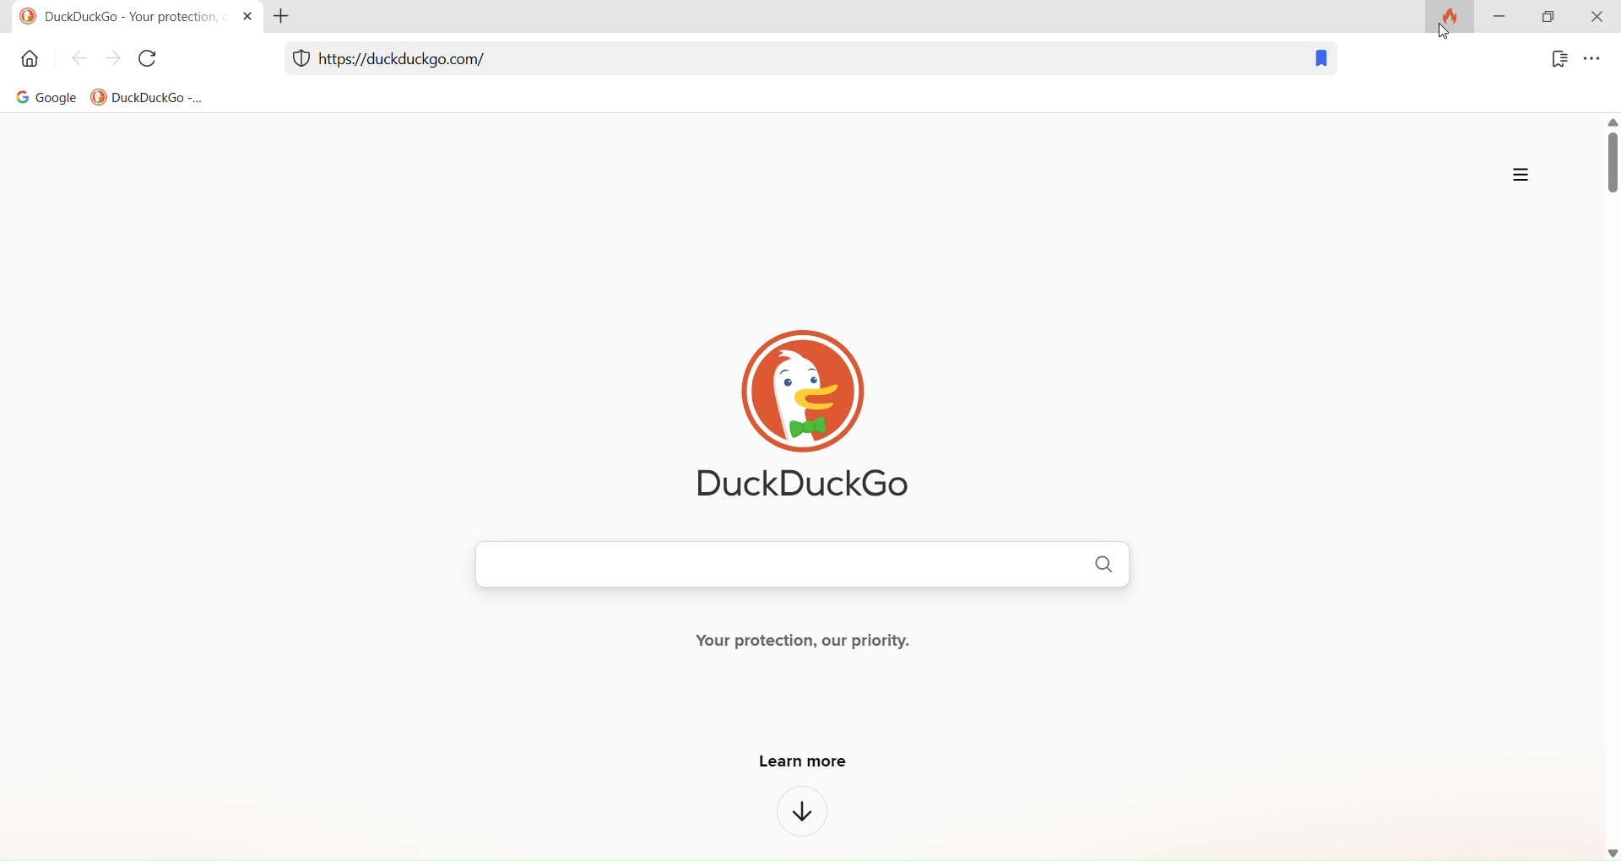  Describe the element at coordinates (779, 566) in the screenshot. I see `search bar` at that location.